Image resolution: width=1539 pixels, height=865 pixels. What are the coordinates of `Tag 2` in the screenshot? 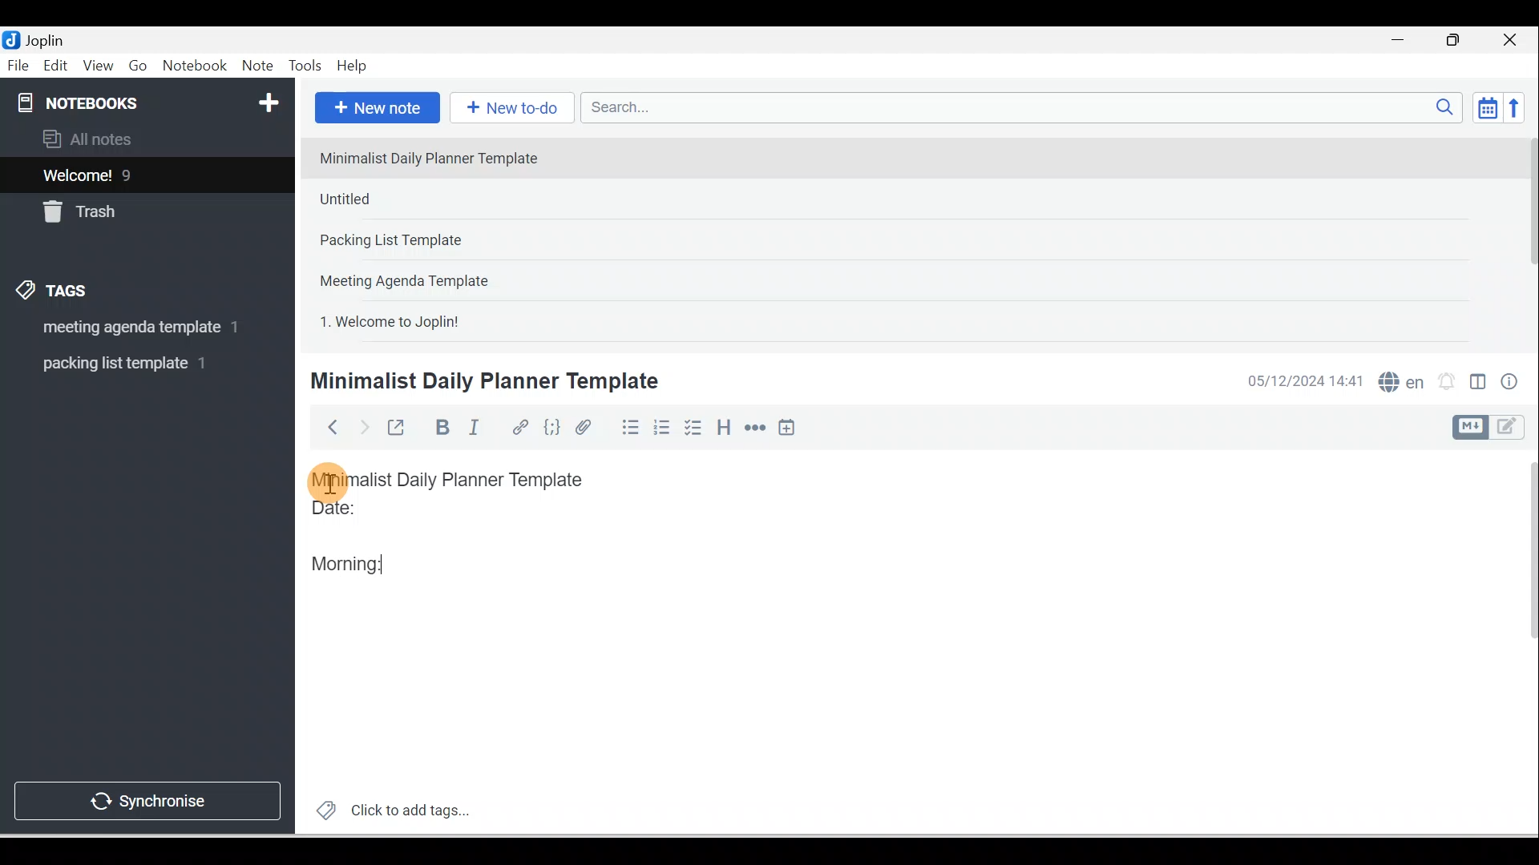 It's located at (135, 364).